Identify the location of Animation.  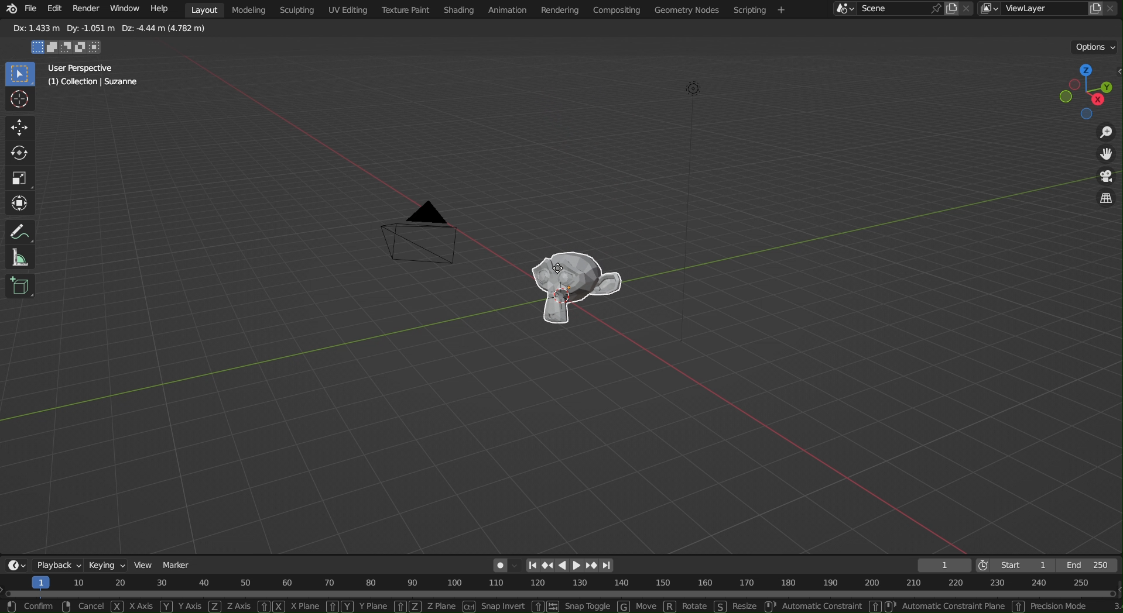
(510, 9).